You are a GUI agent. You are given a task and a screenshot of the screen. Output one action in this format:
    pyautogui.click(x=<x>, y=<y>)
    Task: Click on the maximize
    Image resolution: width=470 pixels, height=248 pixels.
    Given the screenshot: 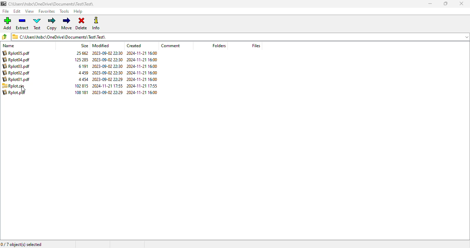 What is the action you would take?
    pyautogui.click(x=446, y=3)
    